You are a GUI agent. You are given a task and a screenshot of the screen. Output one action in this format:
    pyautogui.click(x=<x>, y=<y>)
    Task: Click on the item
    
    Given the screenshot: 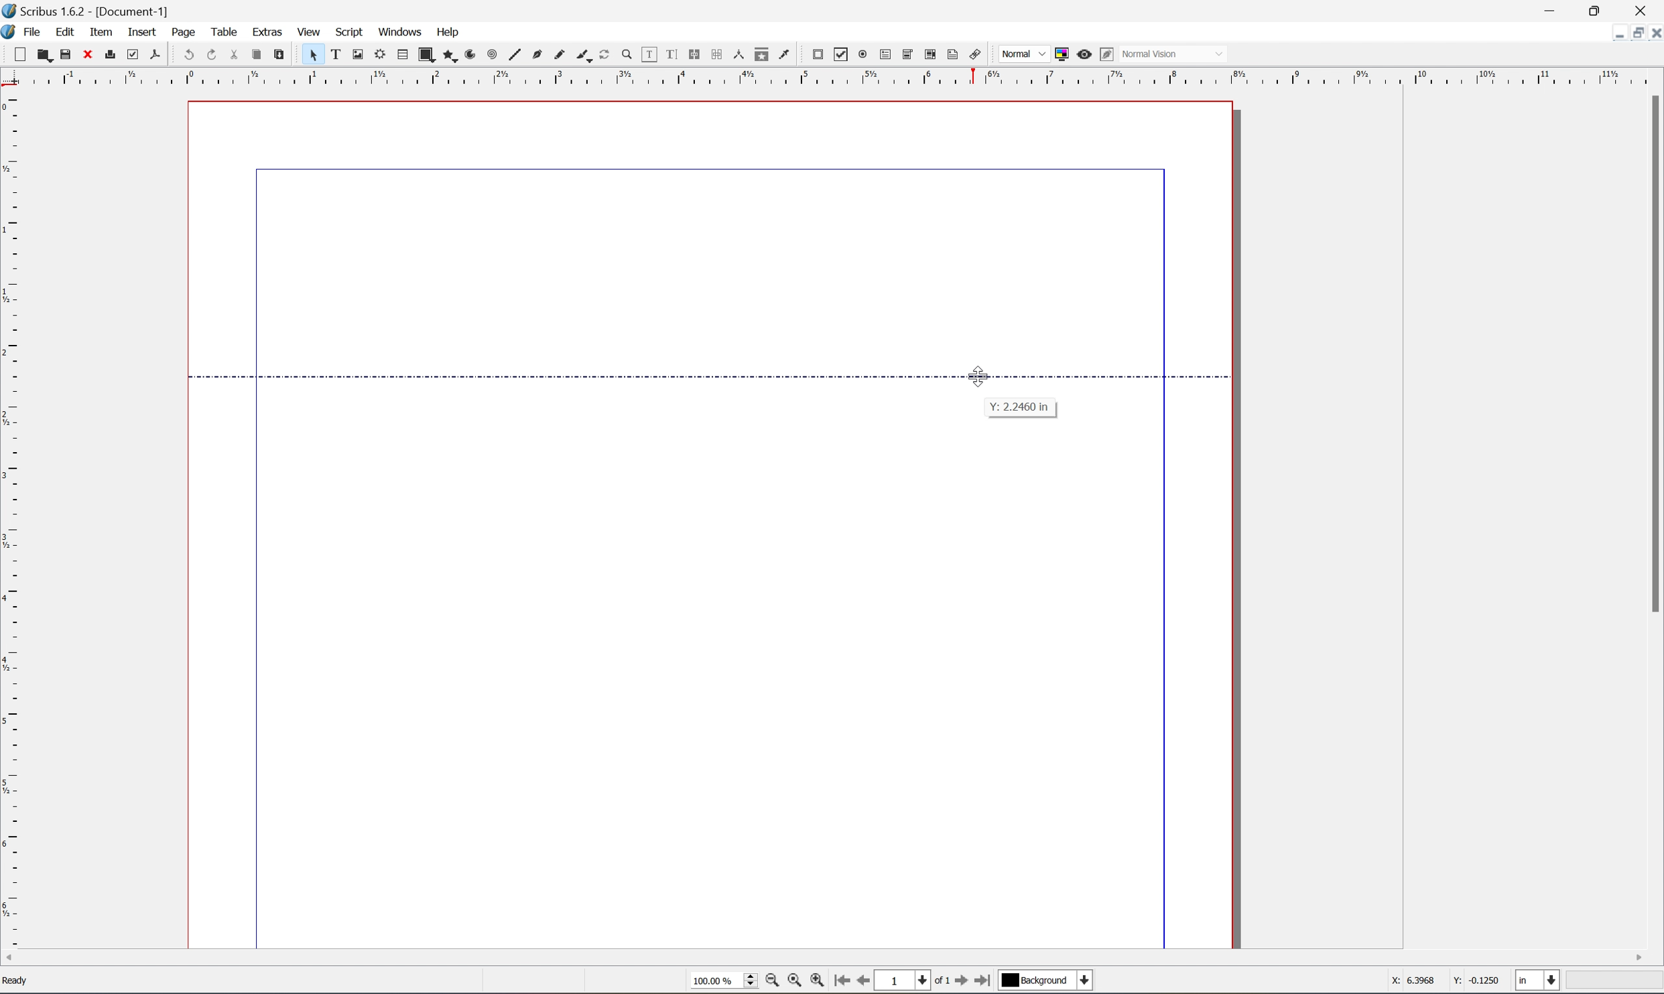 What is the action you would take?
    pyautogui.click(x=99, y=31)
    